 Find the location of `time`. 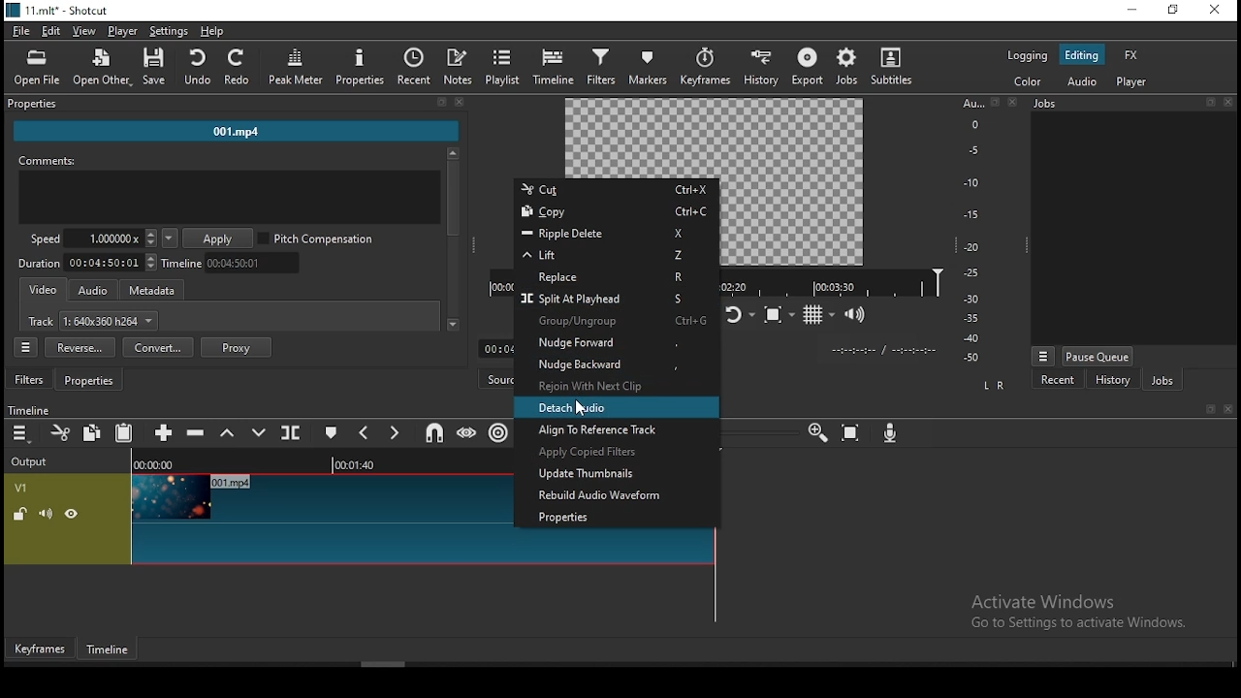

time is located at coordinates (881, 351).